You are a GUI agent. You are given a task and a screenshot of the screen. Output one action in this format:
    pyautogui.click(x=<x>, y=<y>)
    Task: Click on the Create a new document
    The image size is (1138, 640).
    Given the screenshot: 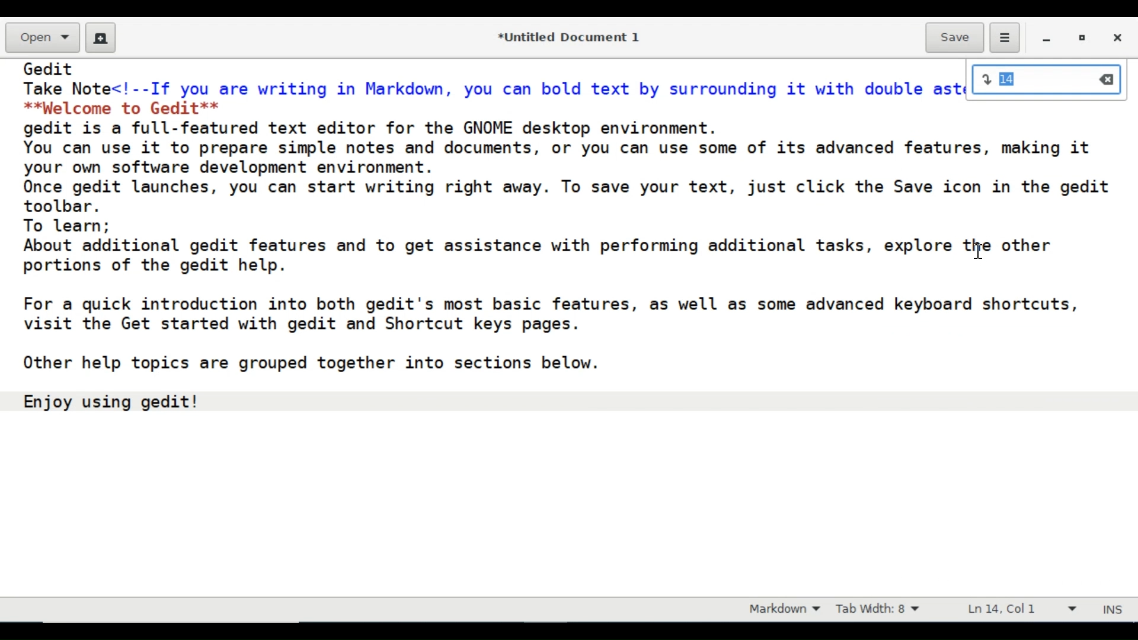 What is the action you would take?
    pyautogui.click(x=101, y=38)
    